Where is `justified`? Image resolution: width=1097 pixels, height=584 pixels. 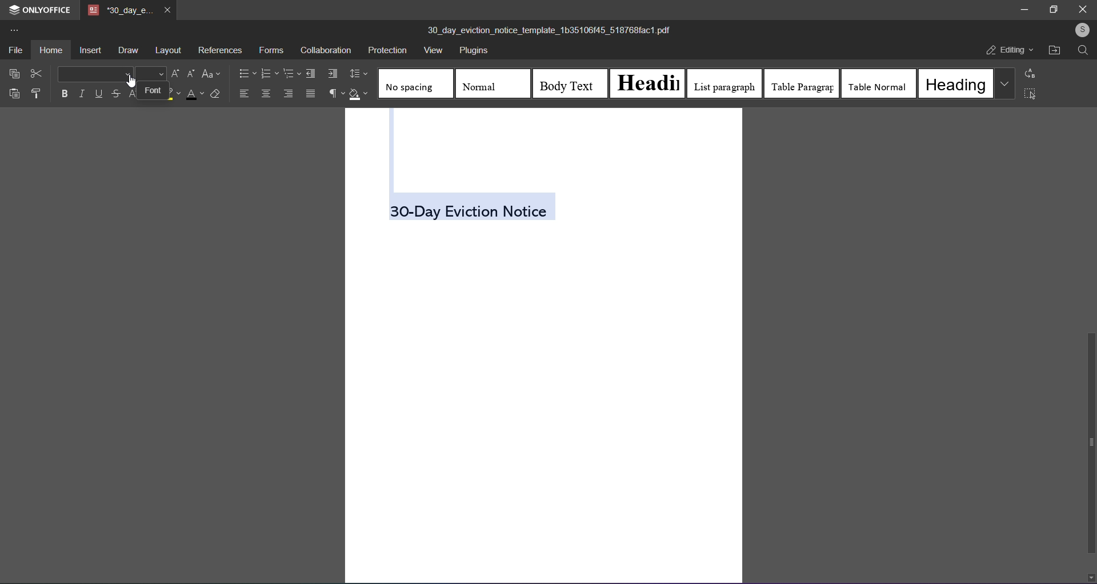 justified is located at coordinates (311, 93).